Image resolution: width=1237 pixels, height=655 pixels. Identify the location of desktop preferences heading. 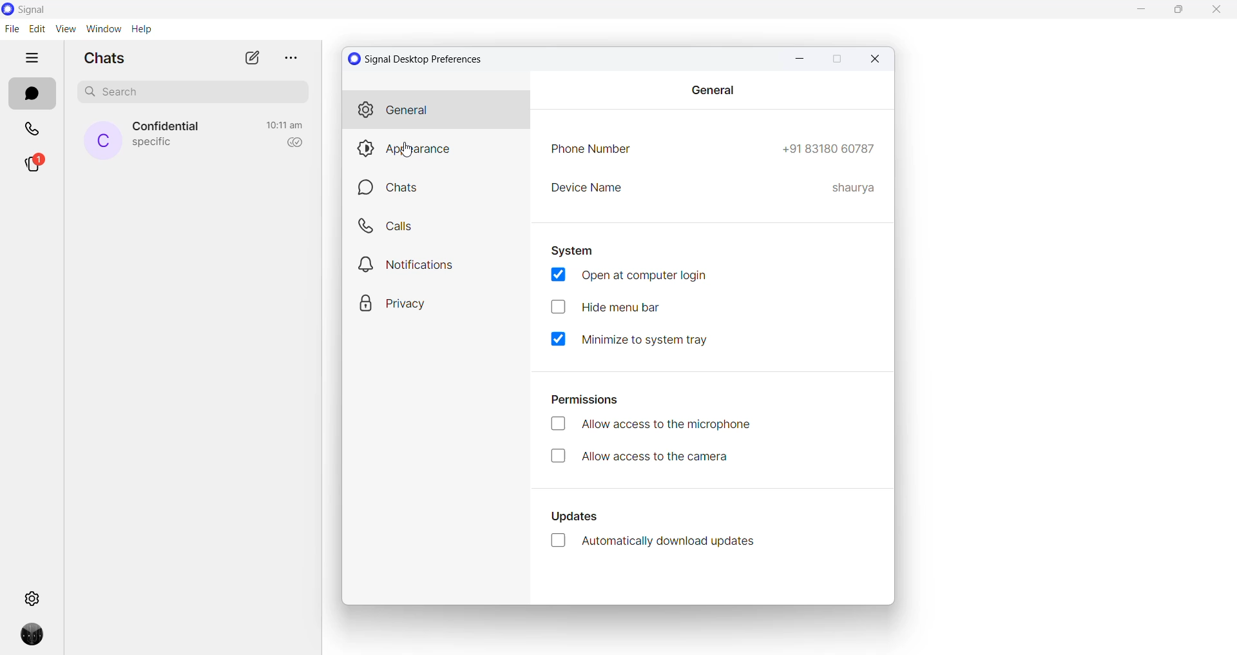
(419, 59).